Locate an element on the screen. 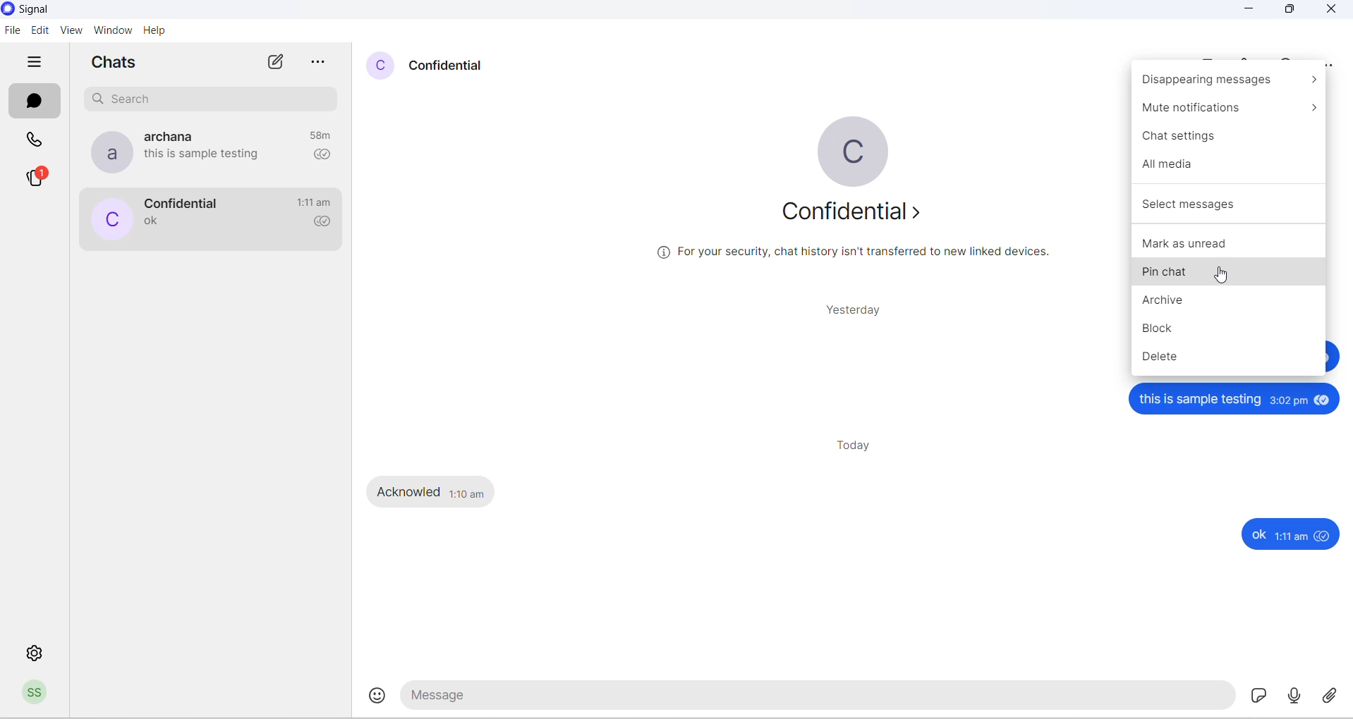 The height and width of the screenshot is (719, 1353). all media is located at coordinates (1231, 164).